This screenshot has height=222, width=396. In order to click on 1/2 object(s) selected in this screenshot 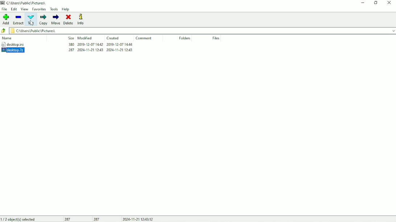, I will do `click(19, 219)`.